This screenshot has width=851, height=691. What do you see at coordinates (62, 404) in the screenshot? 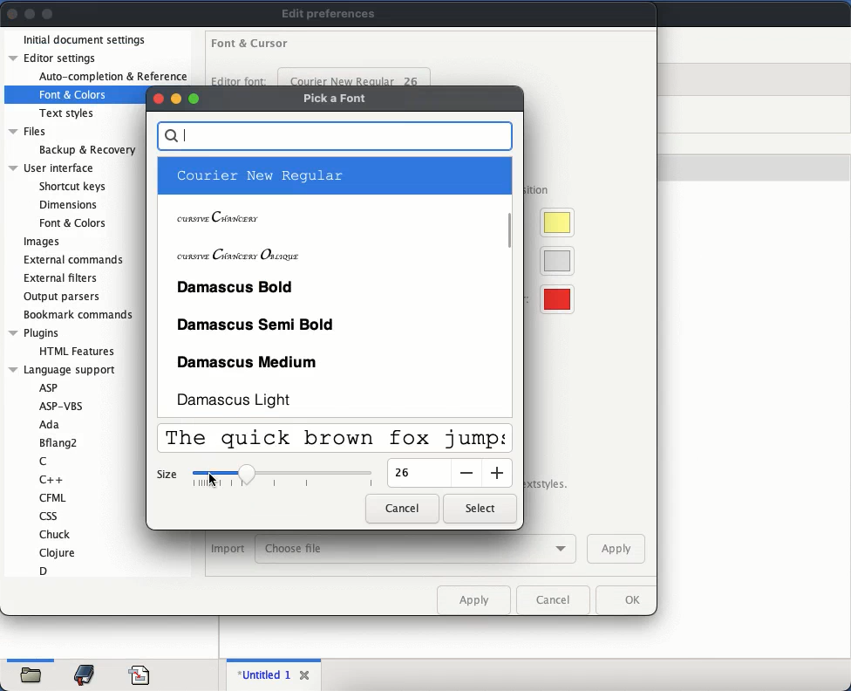
I see `ASP-VBS` at bounding box center [62, 404].